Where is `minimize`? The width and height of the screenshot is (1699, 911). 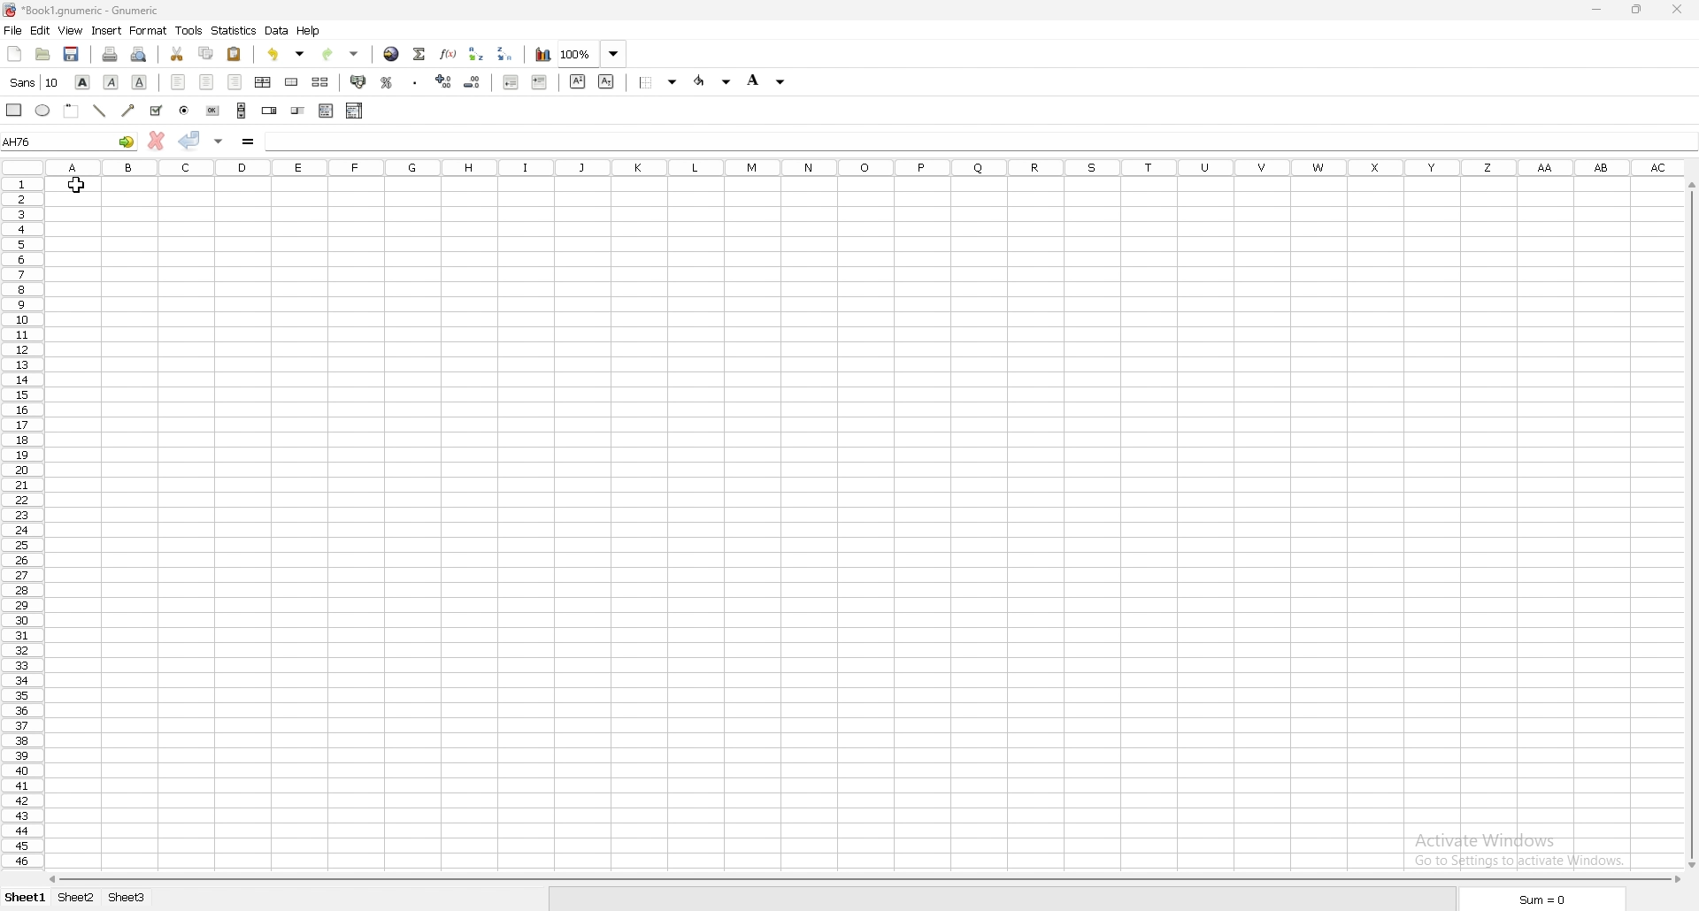 minimize is located at coordinates (1599, 11).